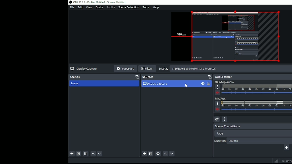 This screenshot has width=292, height=164. I want to click on Add source, so click(144, 154).